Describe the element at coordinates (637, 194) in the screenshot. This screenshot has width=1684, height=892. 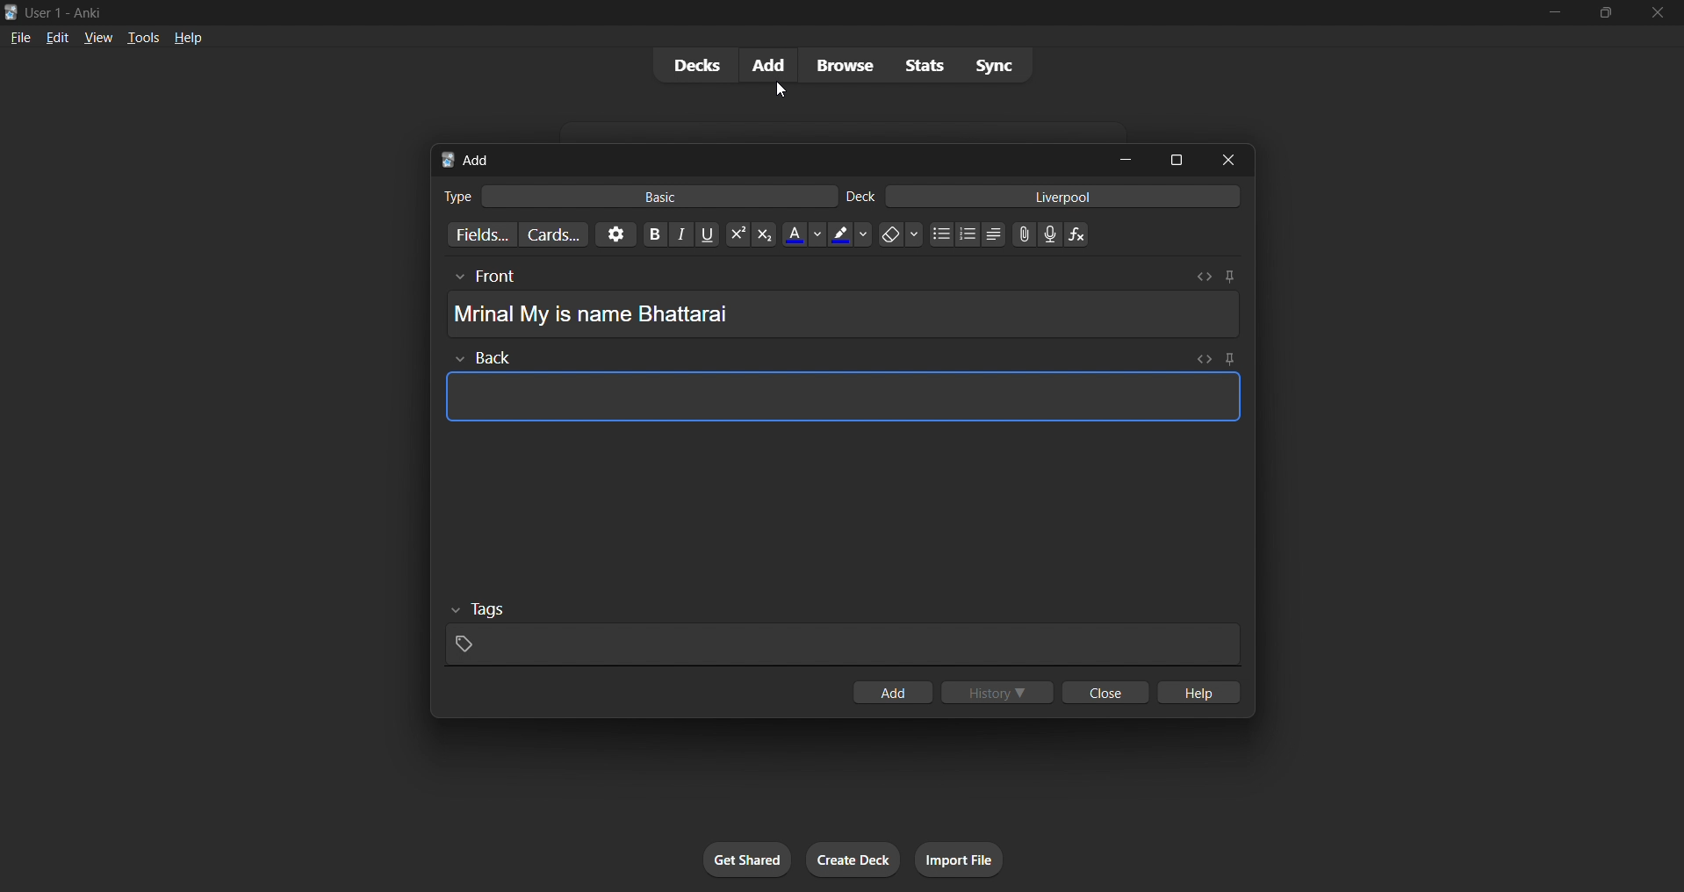
I see `basic card type input field` at that location.